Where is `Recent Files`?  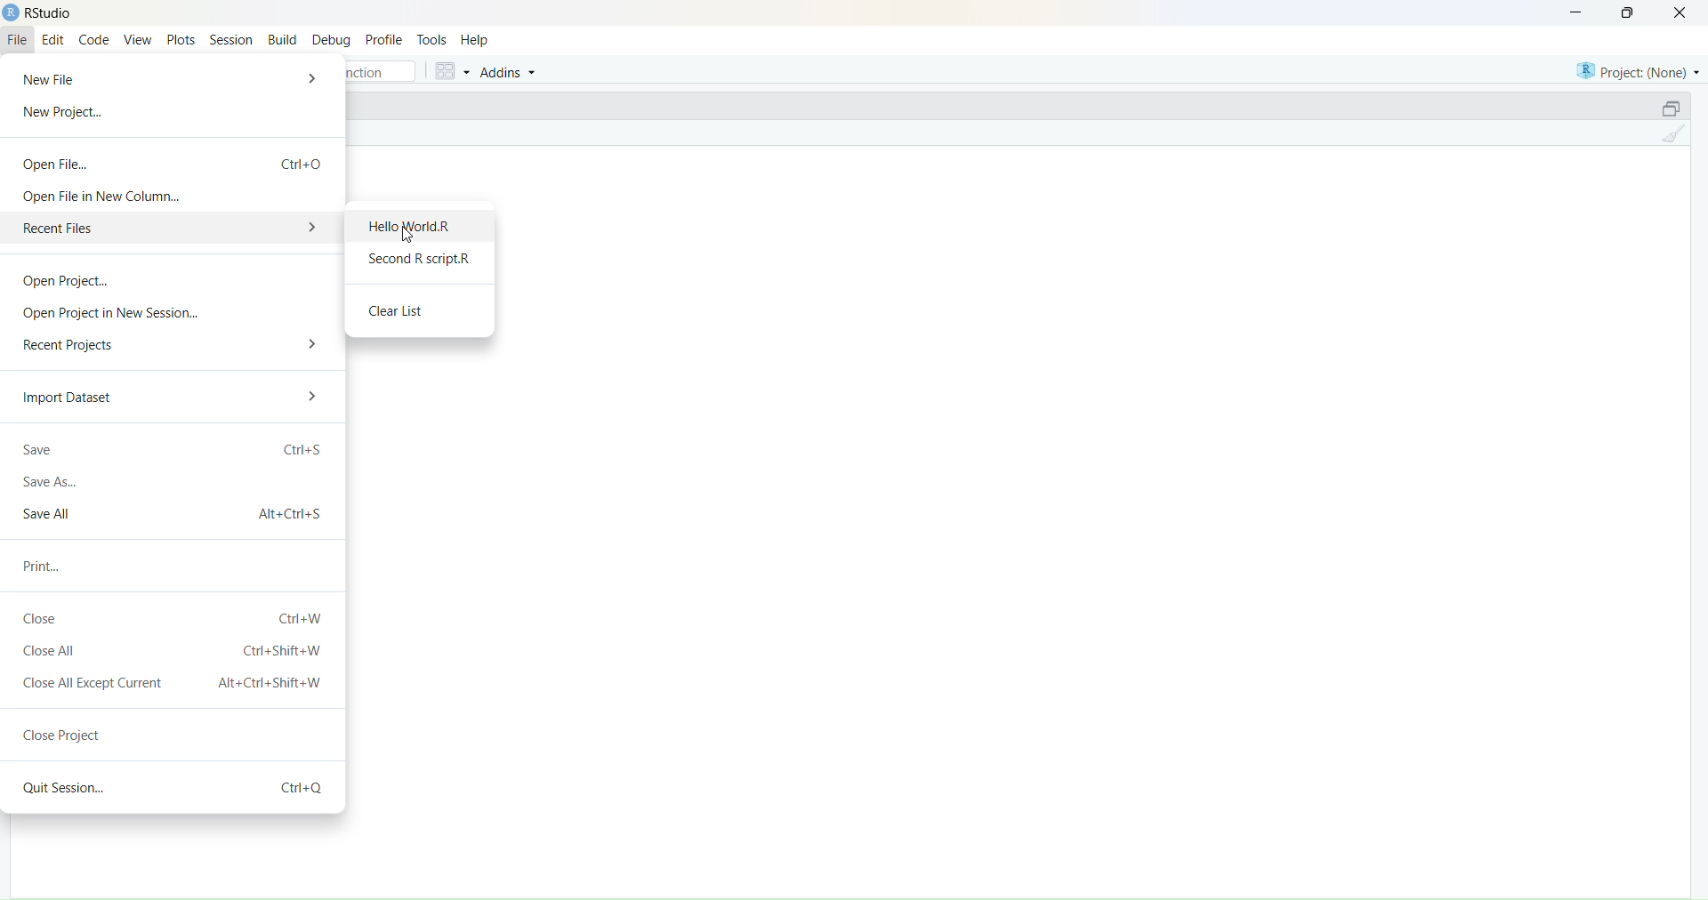
Recent Files is located at coordinates (148, 227).